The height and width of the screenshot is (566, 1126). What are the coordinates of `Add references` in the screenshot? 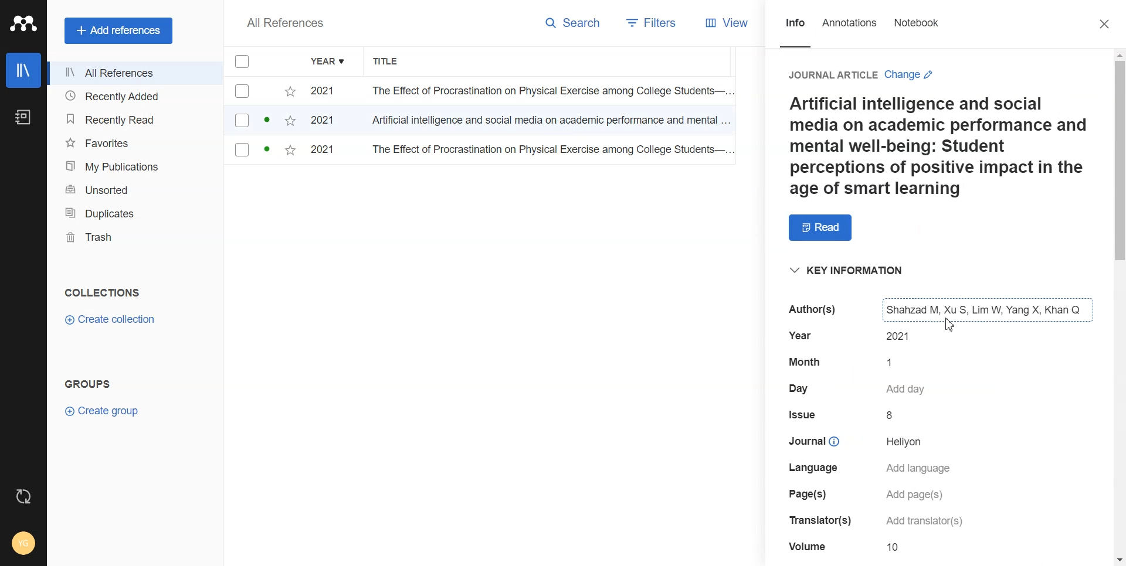 It's located at (120, 30).